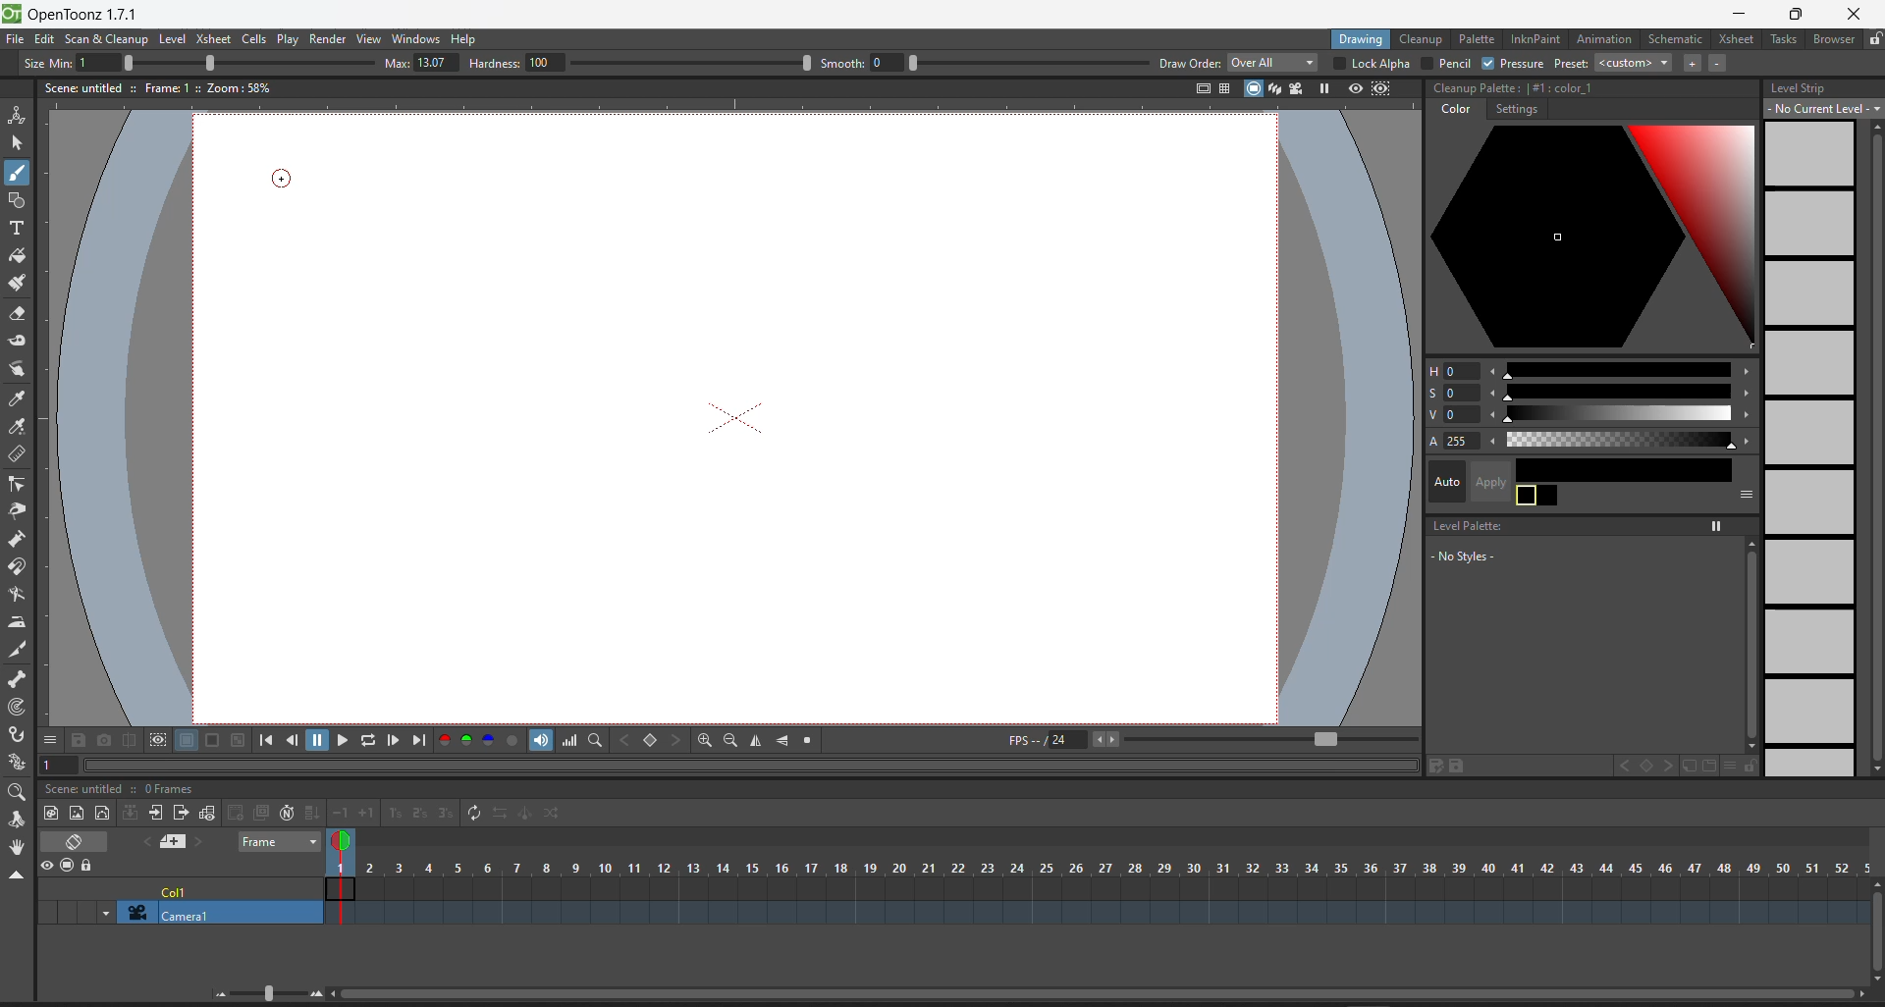 The image size is (1885, 1007). I want to click on cutter tool, so click(19, 653).